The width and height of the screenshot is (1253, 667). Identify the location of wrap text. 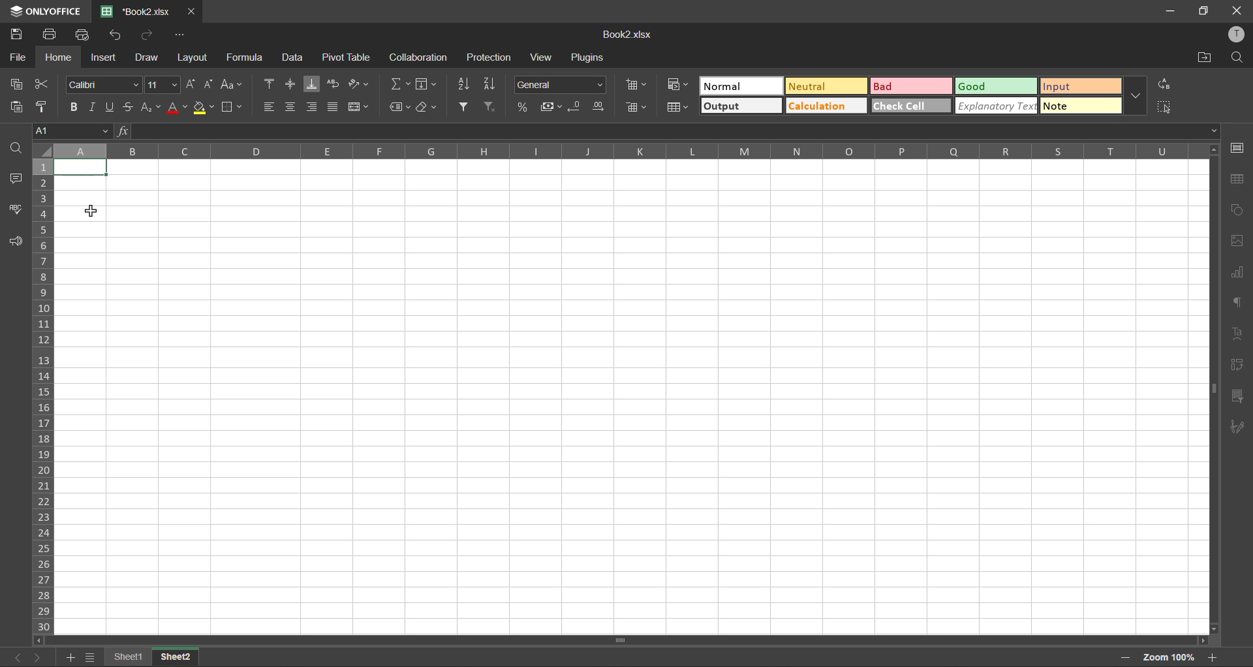
(333, 85).